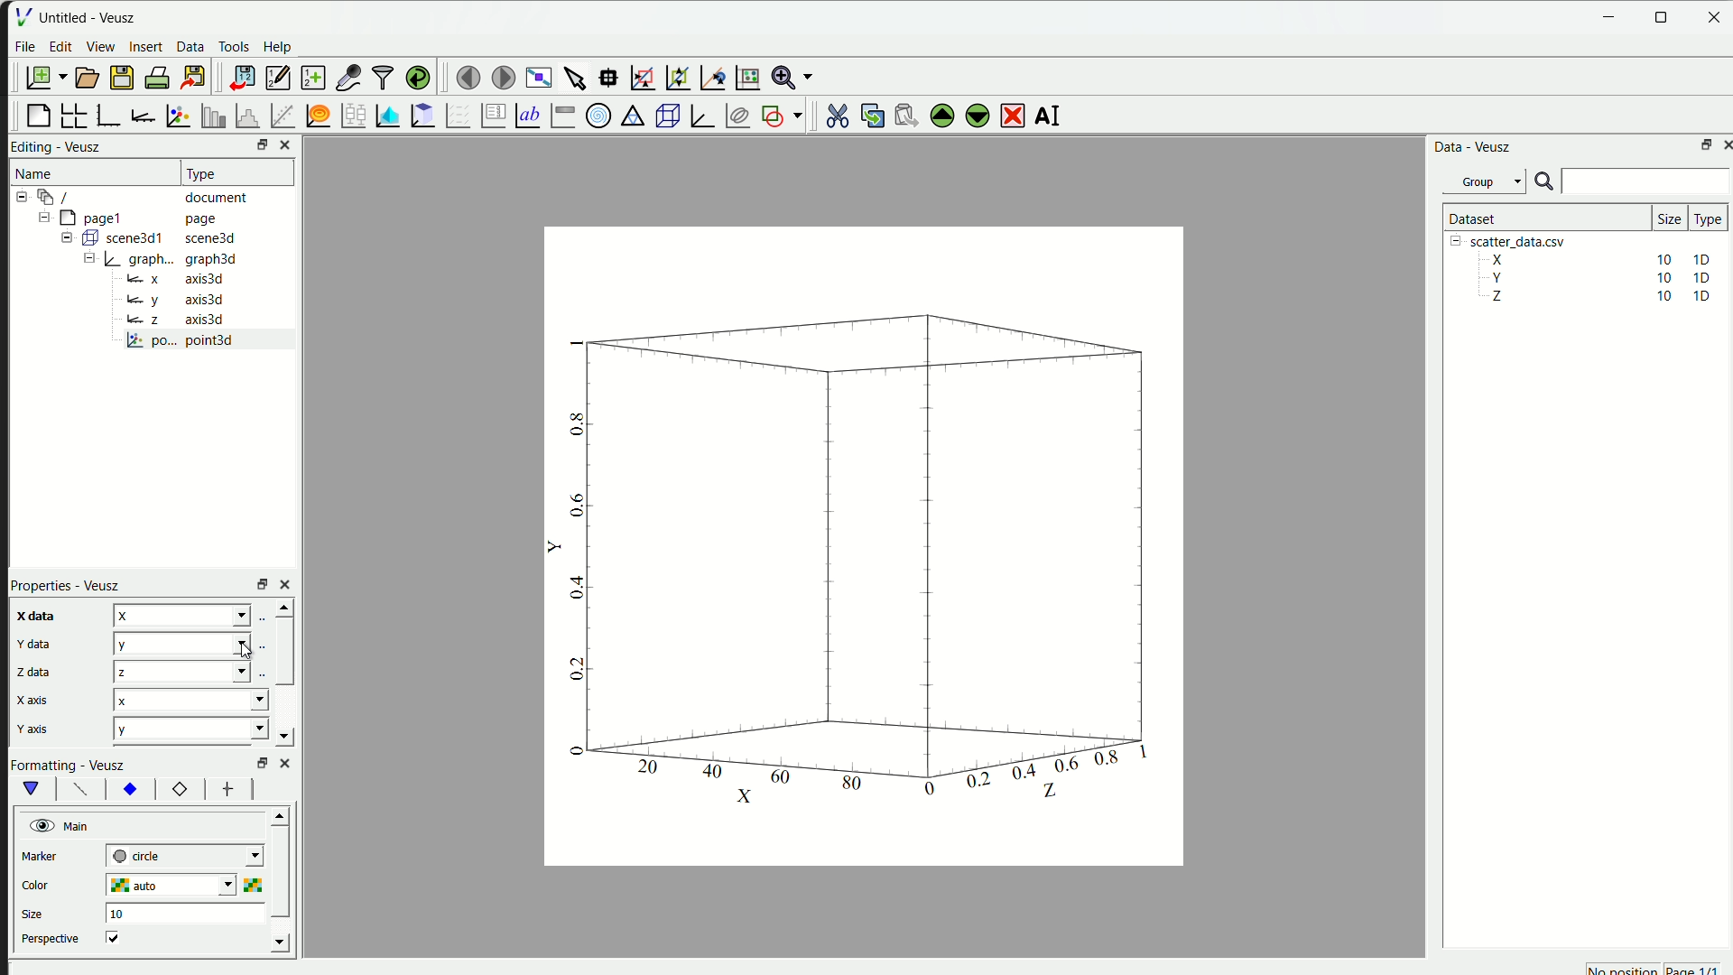  Describe the element at coordinates (526, 116) in the screenshot. I see `Text label` at that location.